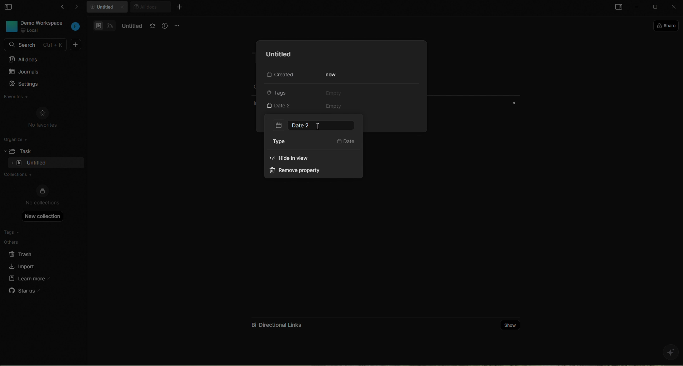 Image resolution: width=683 pixels, height=366 pixels. Describe the element at coordinates (43, 196) in the screenshot. I see `no collections` at that location.